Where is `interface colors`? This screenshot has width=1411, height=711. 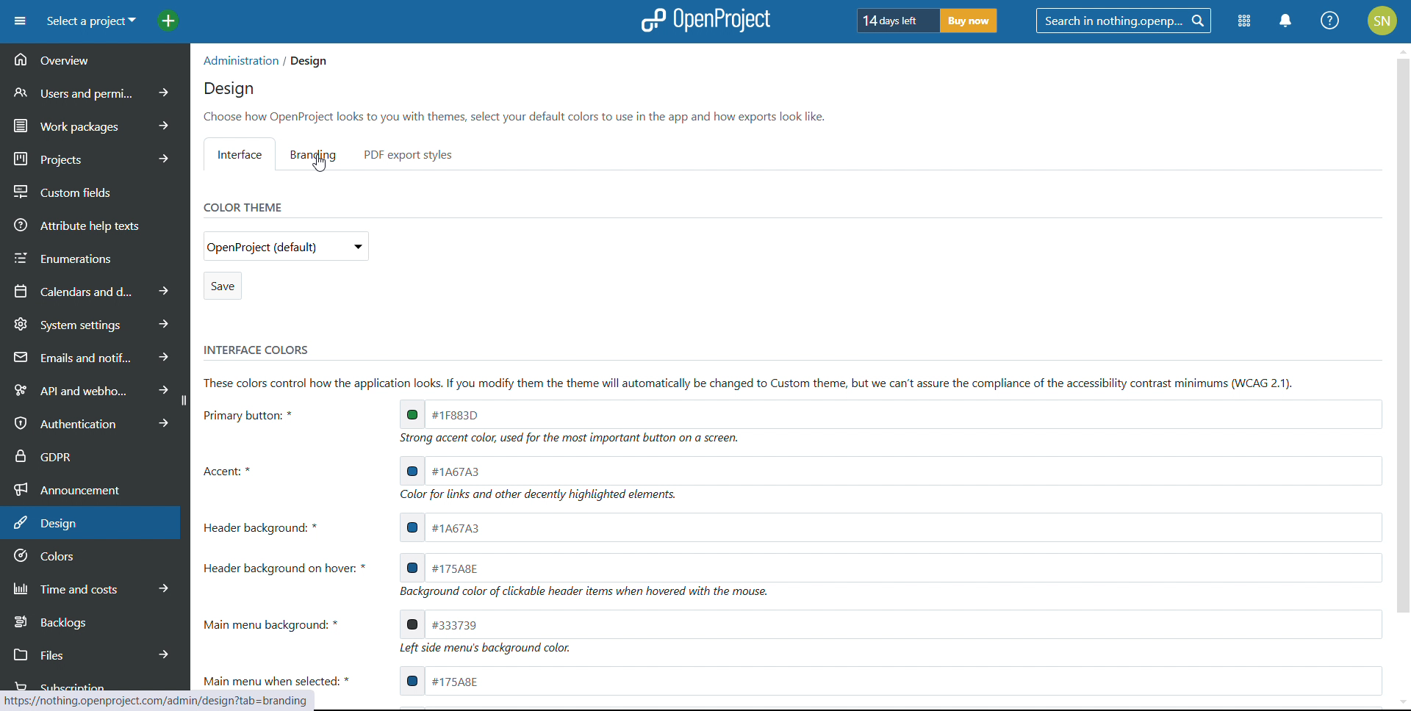 interface colors is located at coordinates (256, 350).